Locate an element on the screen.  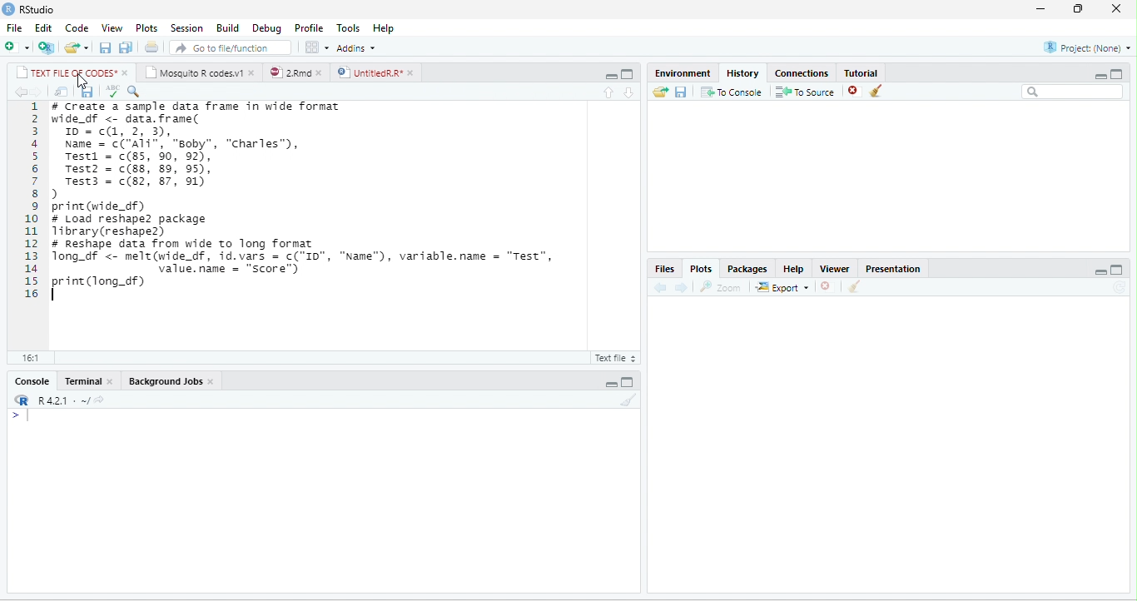
up is located at coordinates (608, 93).